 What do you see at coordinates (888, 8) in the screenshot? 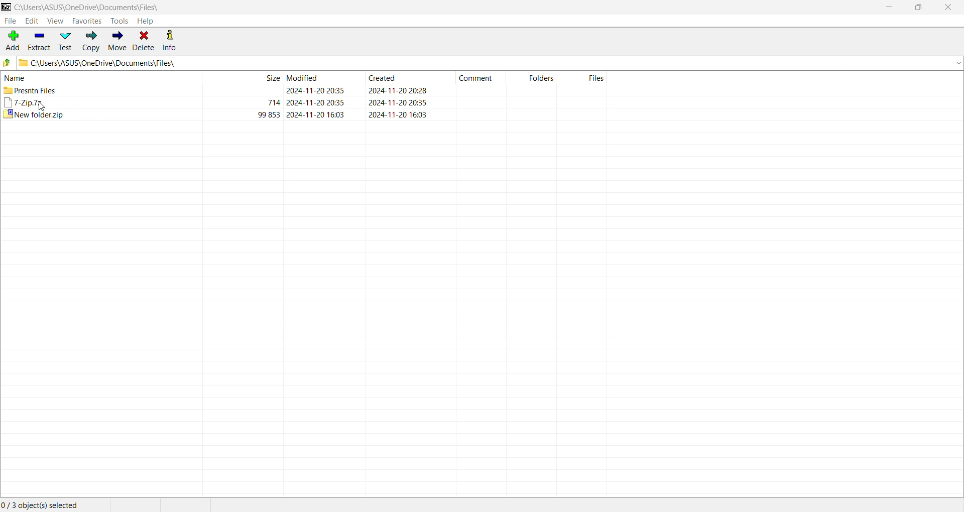
I see `Minimize` at bounding box center [888, 8].